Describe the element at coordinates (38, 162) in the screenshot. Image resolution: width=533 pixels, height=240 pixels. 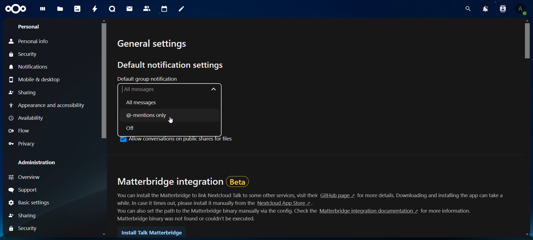
I see `administration` at that location.